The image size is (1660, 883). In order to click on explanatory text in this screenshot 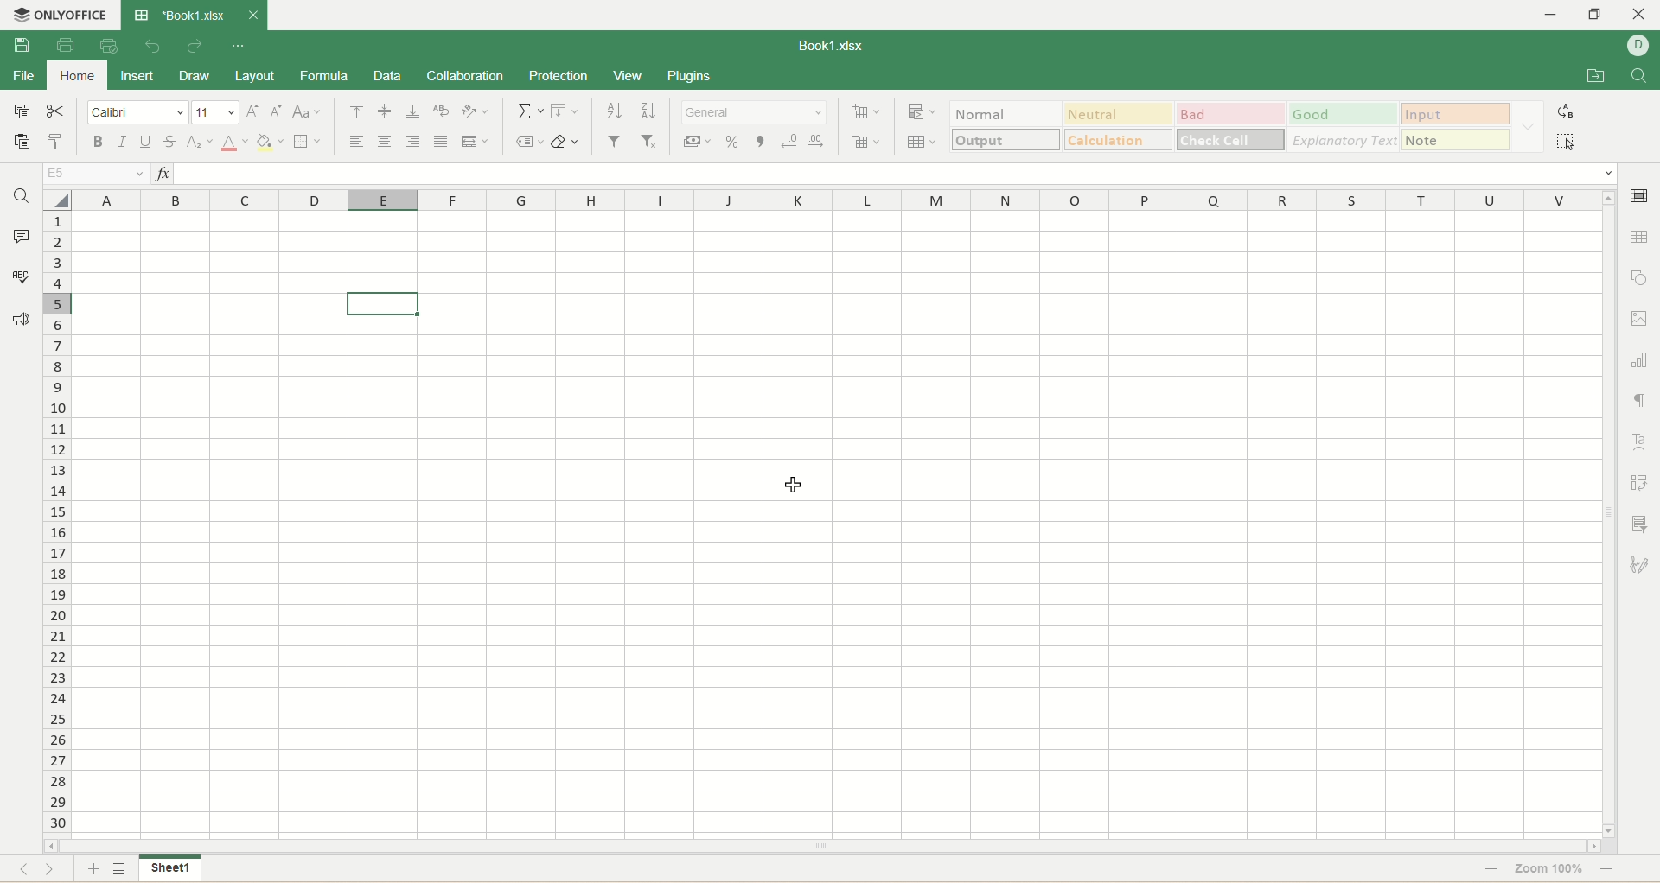, I will do `click(1344, 142)`.